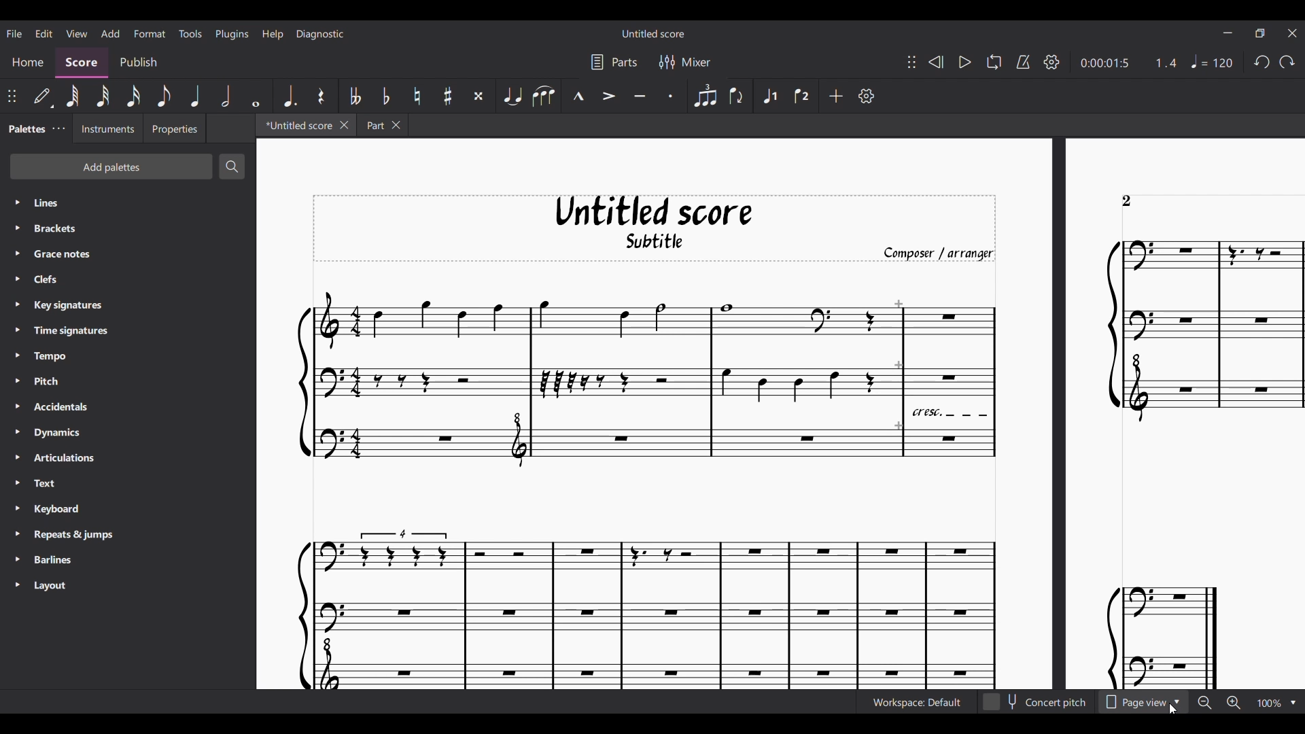  Describe the element at coordinates (43, 97) in the screenshot. I see `Default` at that location.